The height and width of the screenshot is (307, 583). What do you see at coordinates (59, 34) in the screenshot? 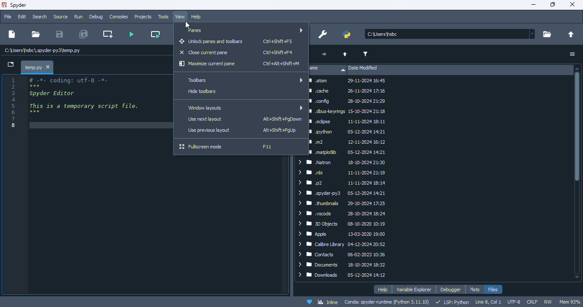
I see `save file` at bounding box center [59, 34].